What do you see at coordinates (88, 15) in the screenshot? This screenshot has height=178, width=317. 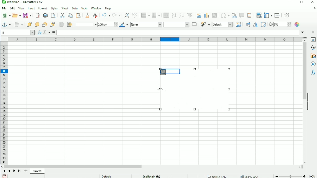 I see `Clone formatting` at bounding box center [88, 15].